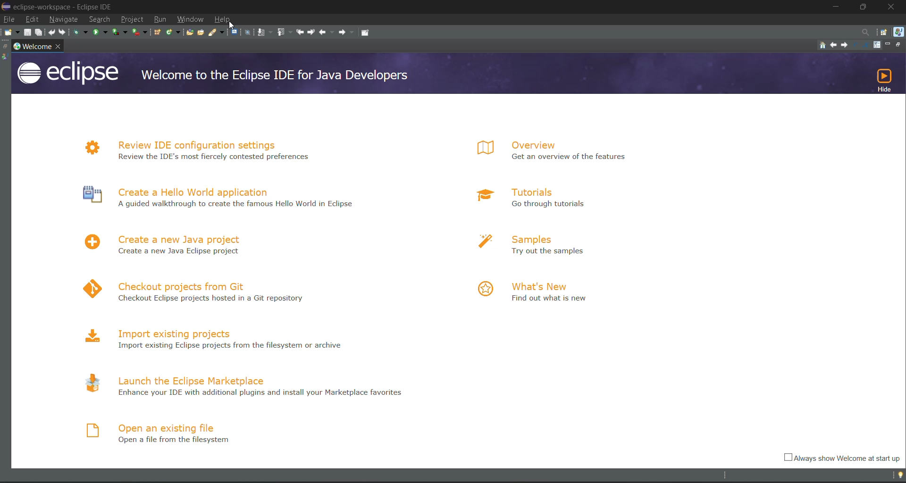 Image resolution: width=906 pixels, height=483 pixels. Describe the element at coordinates (200, 283) in the screenshot. I see `checkout projects from Git` at that location.